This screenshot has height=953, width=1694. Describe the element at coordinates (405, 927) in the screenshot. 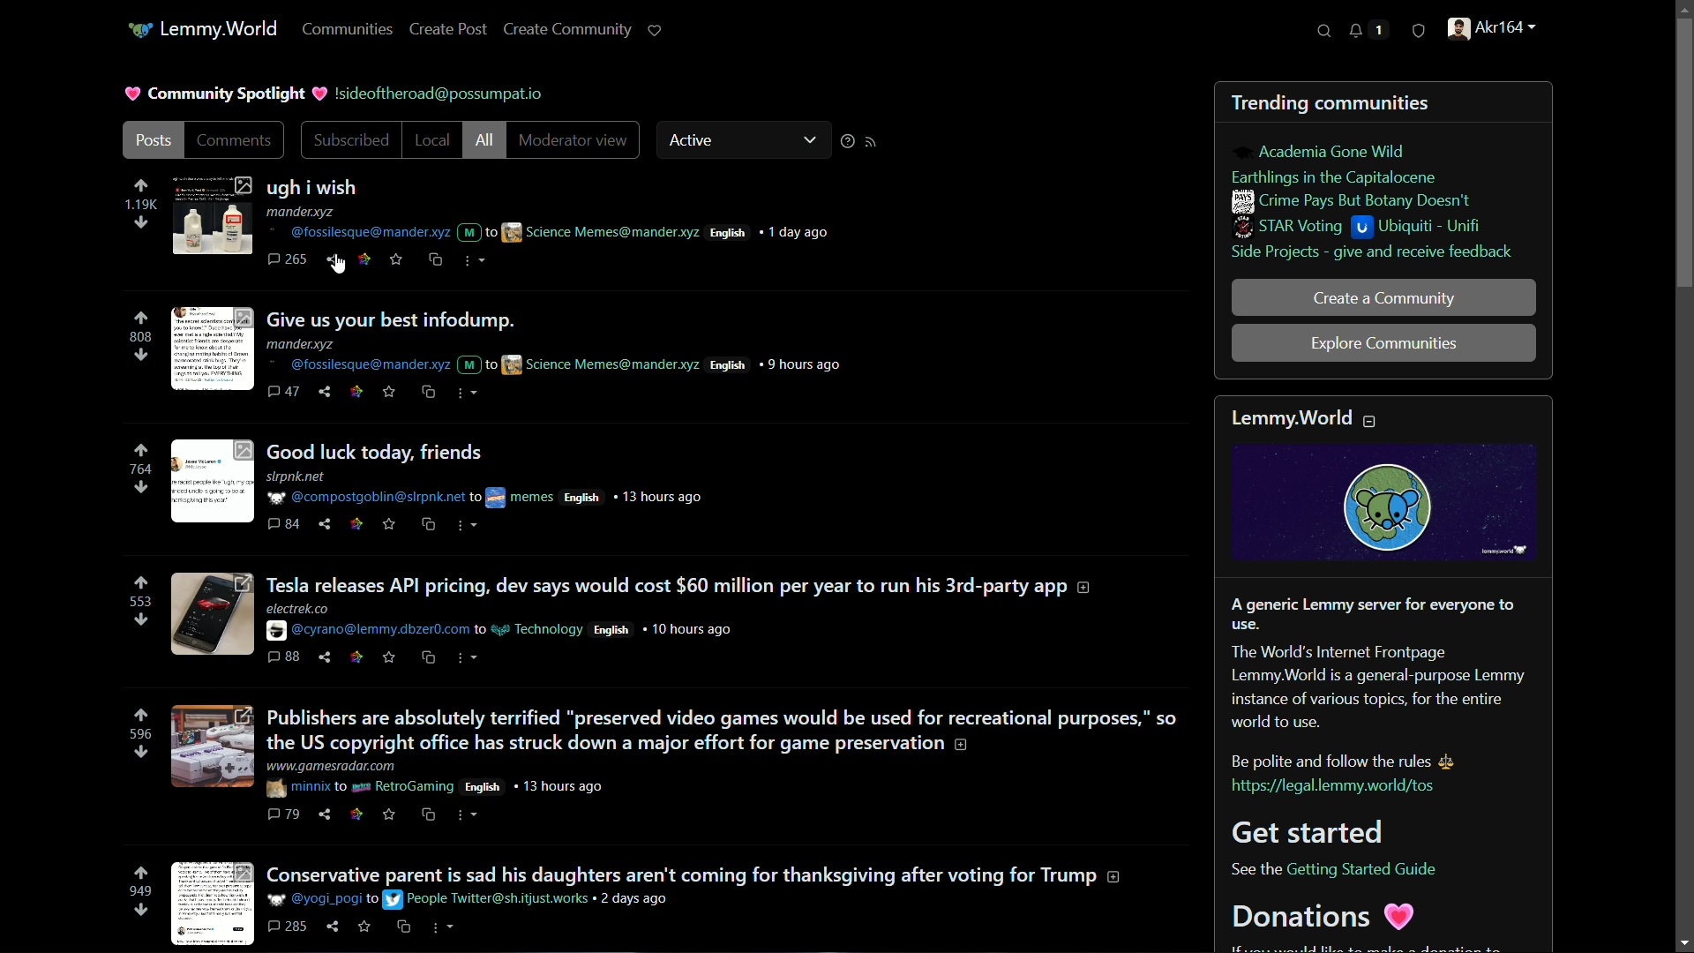

I see `cross psot` at that location.